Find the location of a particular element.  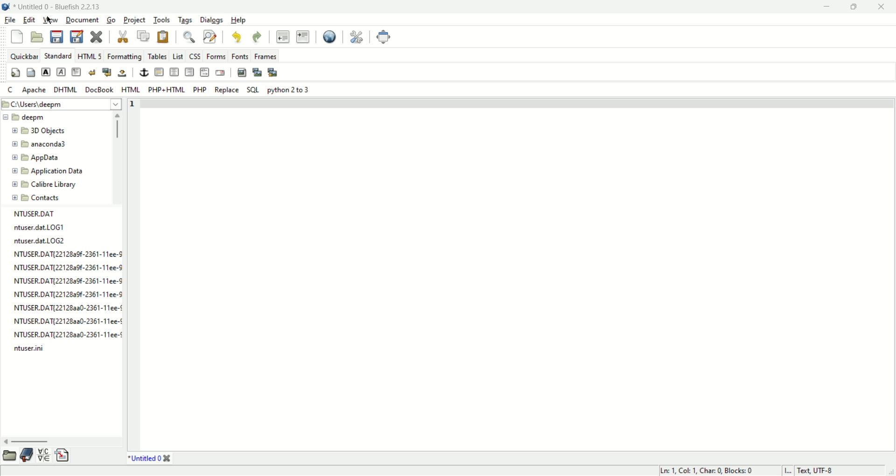

application is located at coordinates (47, 171).